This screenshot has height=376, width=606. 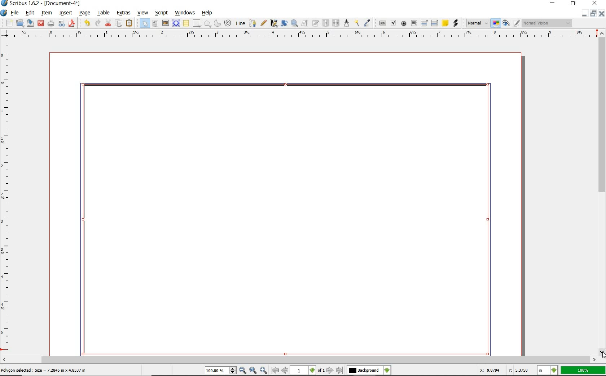 What do you see at coordinates (414, 23) in the screenshot?
I see `pdf text field` at bounding box center [414, 23].